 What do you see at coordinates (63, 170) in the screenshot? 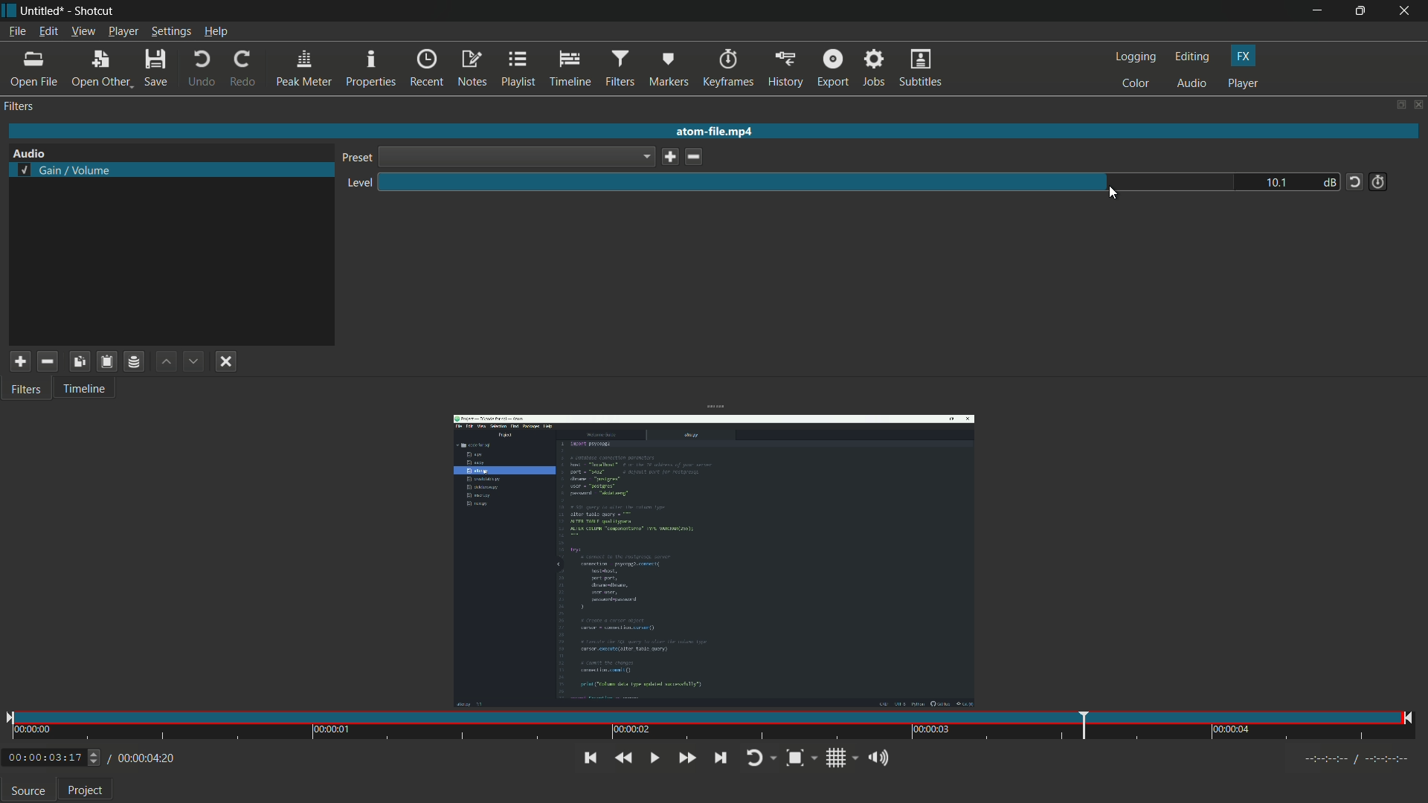
I see `selected gain volume filter` at bounding box center [63, 170].